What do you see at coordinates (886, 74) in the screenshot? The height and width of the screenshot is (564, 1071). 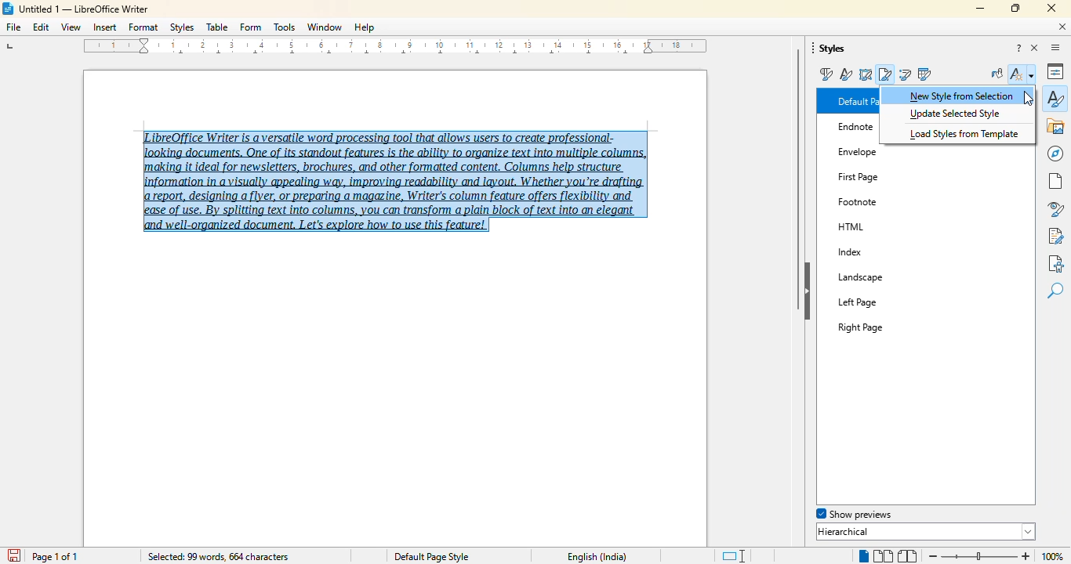 I see `page styles` at bounding box center [886, 74].